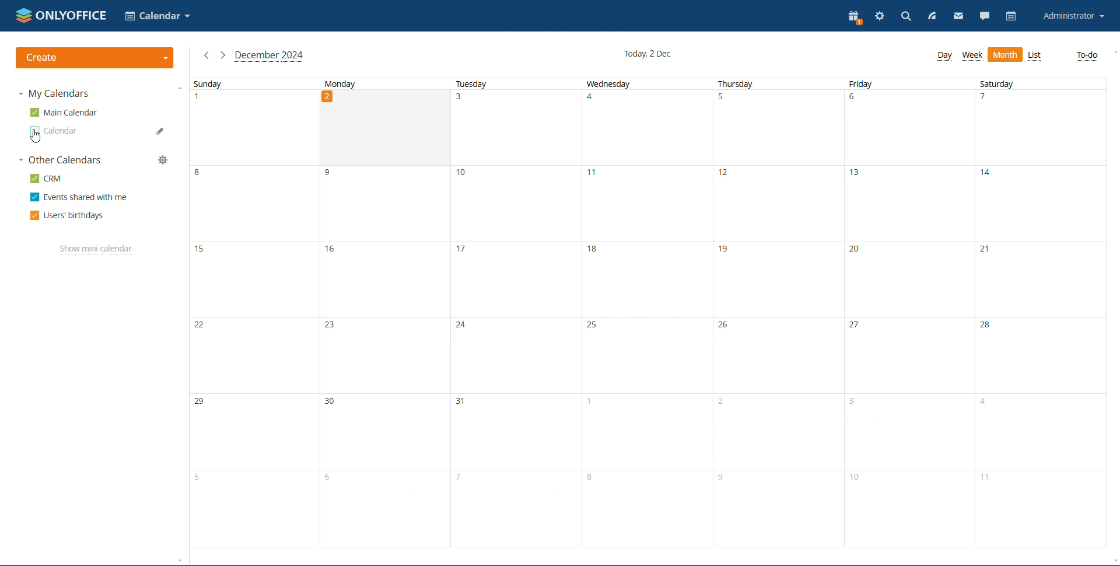 The image size is (1120, 566). What do you see at coordinates (1011, 16) in the screenshot?
I see `calendar` at bounding box center [1011, 16].